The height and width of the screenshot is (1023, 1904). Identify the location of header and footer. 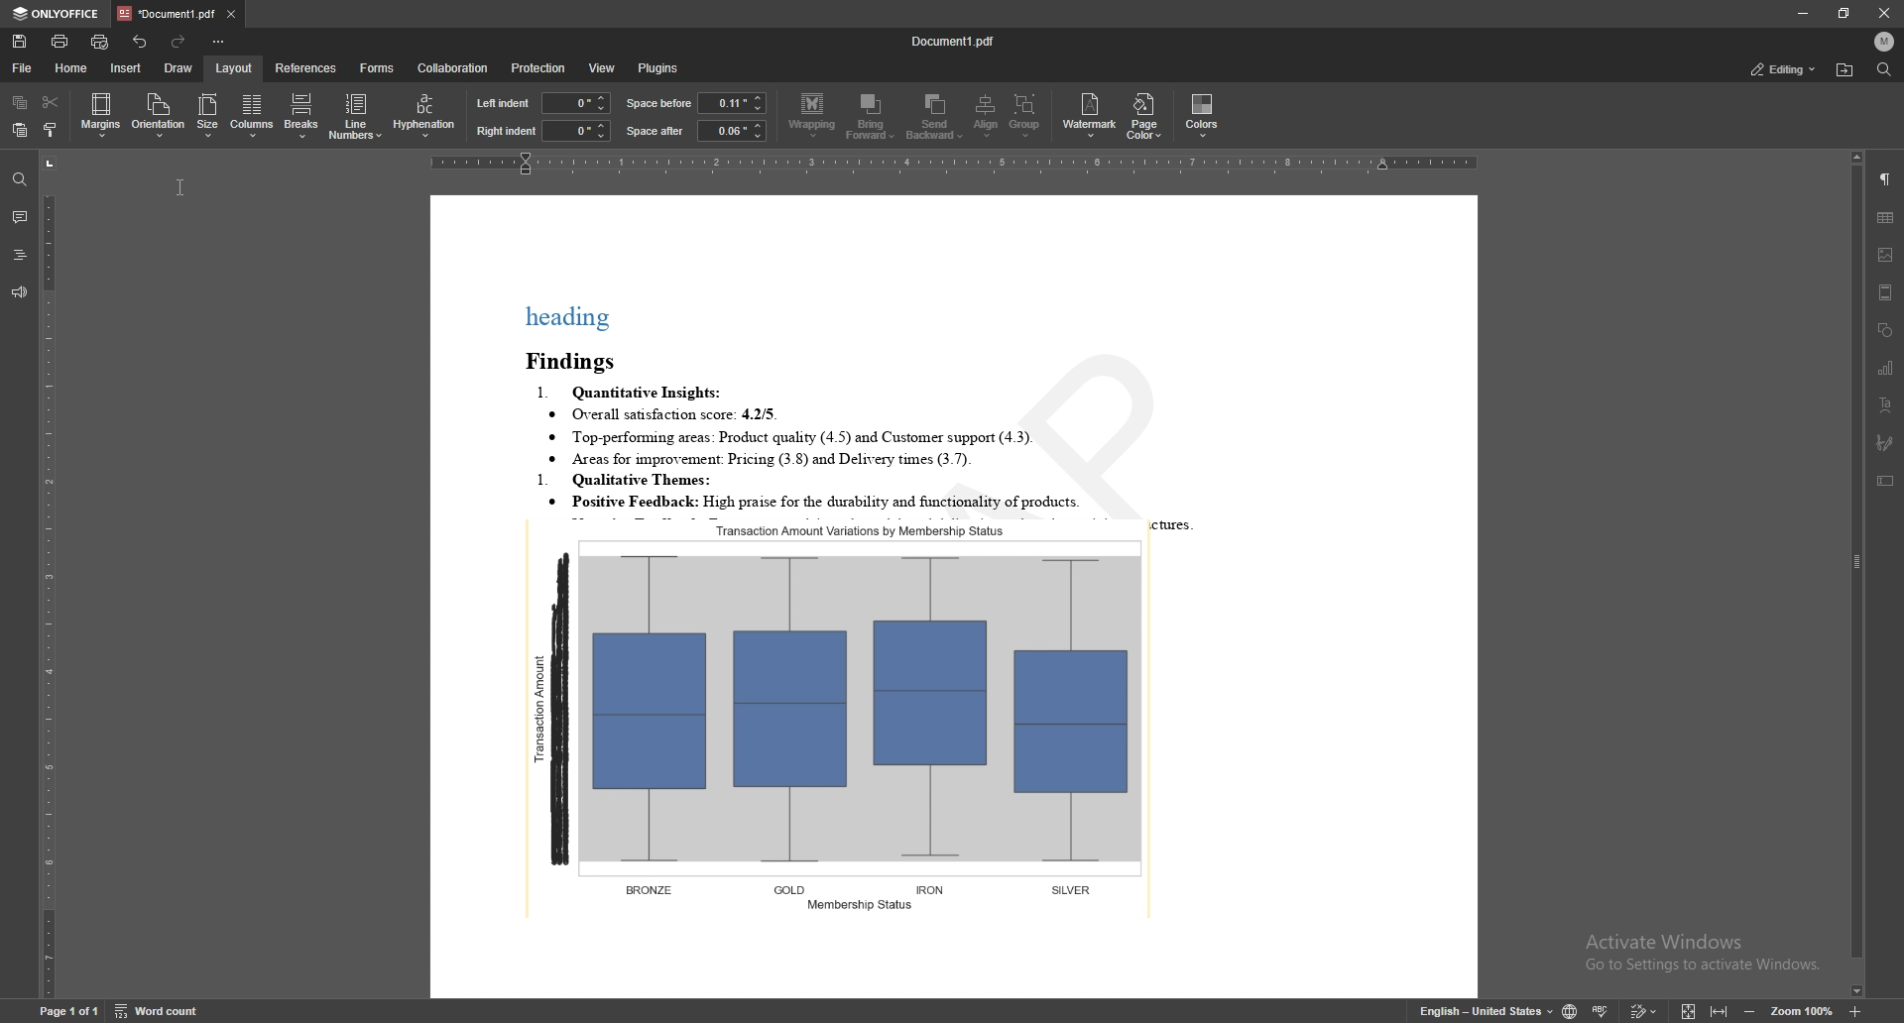
(1886, 292).